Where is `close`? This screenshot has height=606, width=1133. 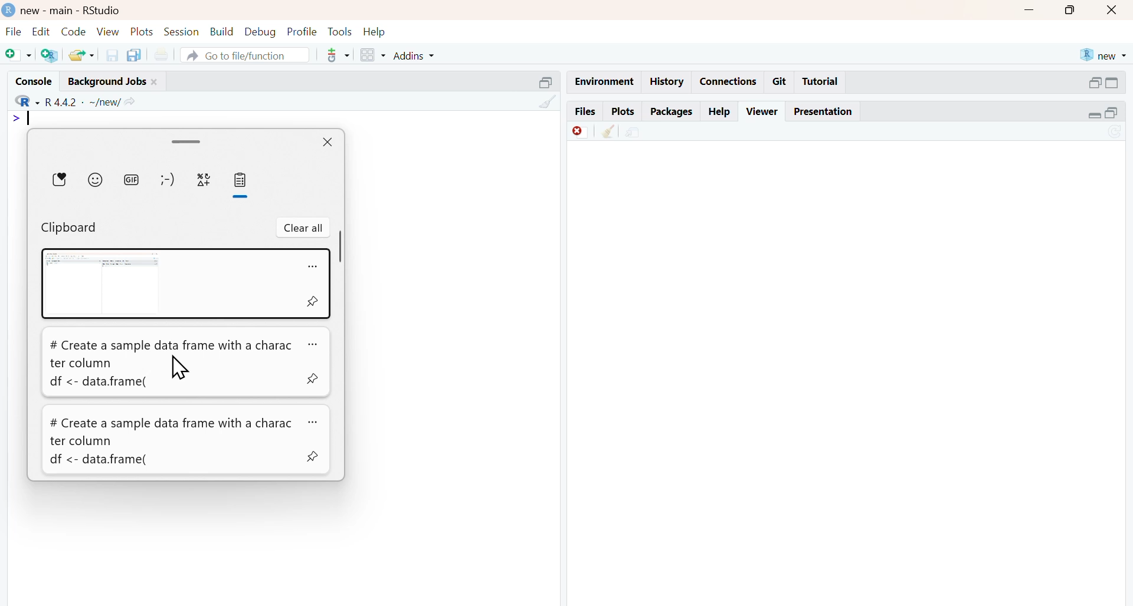
close is located at coordinates (328, 143).